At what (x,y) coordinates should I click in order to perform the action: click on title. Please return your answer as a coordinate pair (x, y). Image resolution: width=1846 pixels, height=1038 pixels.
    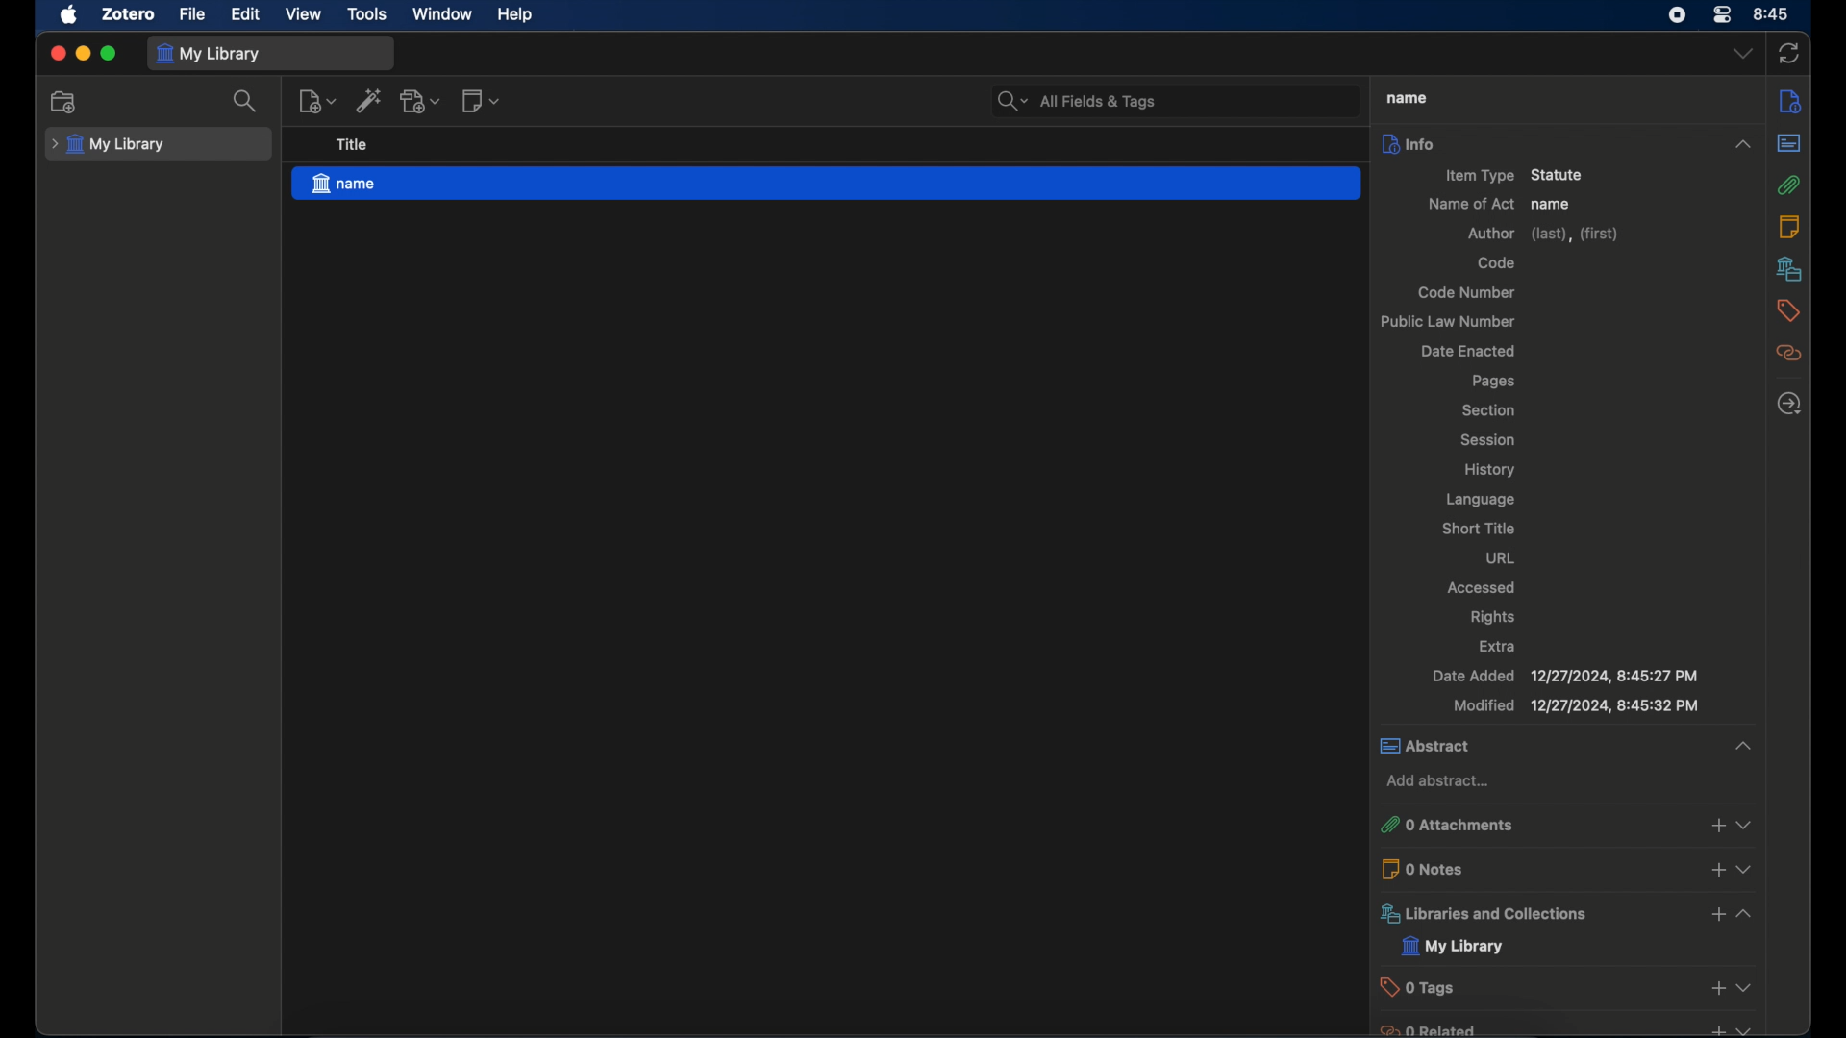
    Looking at the image, I should click on (354, 145).